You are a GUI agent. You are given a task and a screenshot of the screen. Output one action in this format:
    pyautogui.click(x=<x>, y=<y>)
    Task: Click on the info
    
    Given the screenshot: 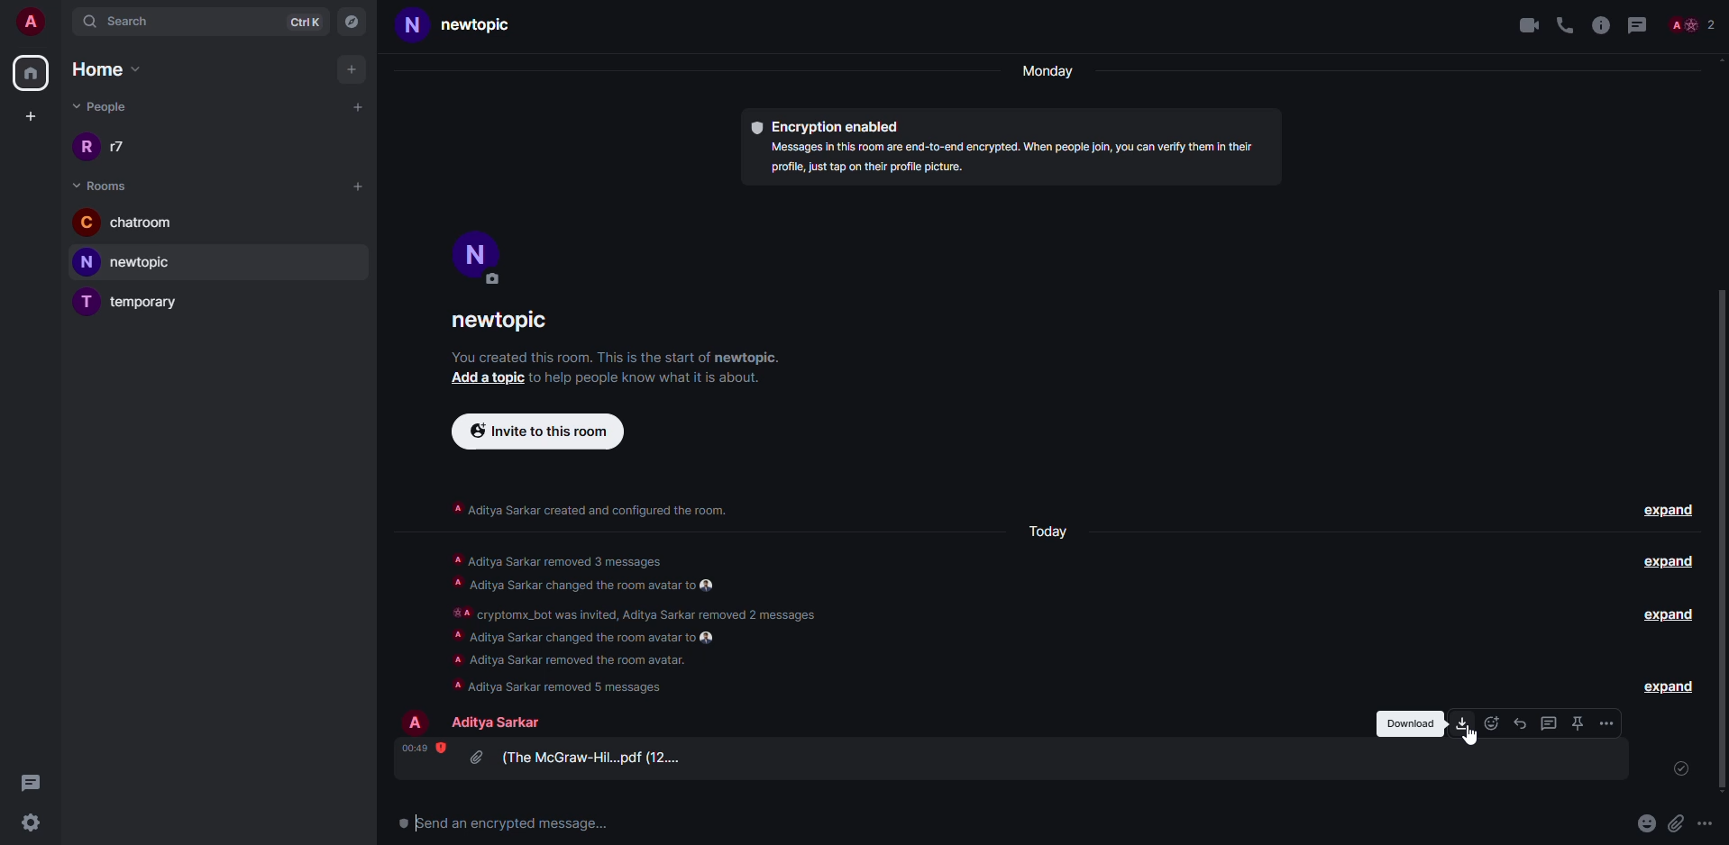 What is the action you would take?
    pyautogui.click(x=1600, y=24)
    